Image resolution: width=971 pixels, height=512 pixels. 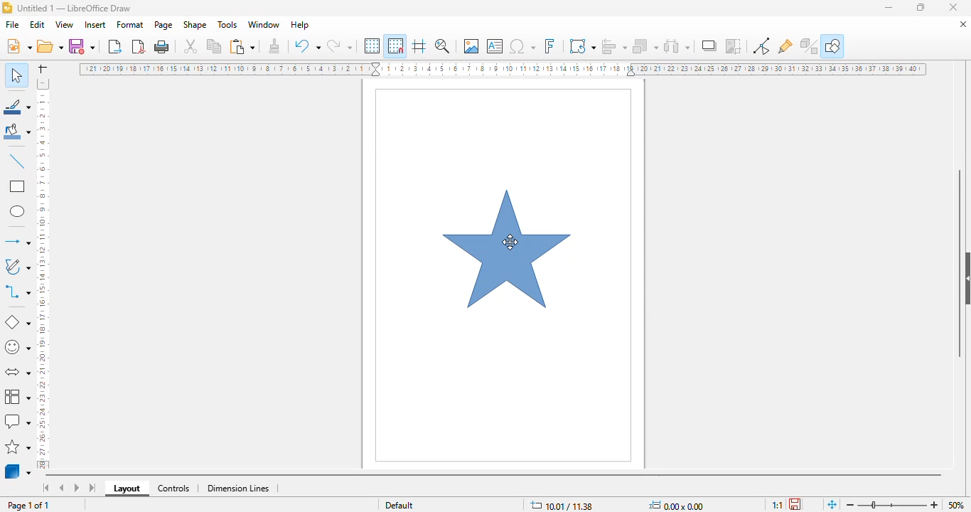 I want to click on scroll to first sheet, so click(x=45, y=488).